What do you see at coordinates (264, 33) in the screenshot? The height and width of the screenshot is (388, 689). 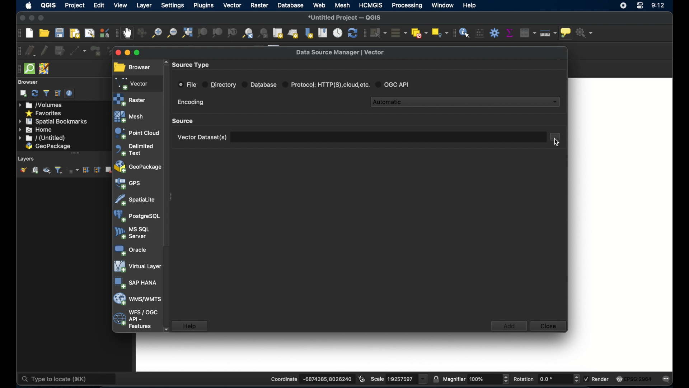 I see `zoom next` at bounding box center [264, 33].